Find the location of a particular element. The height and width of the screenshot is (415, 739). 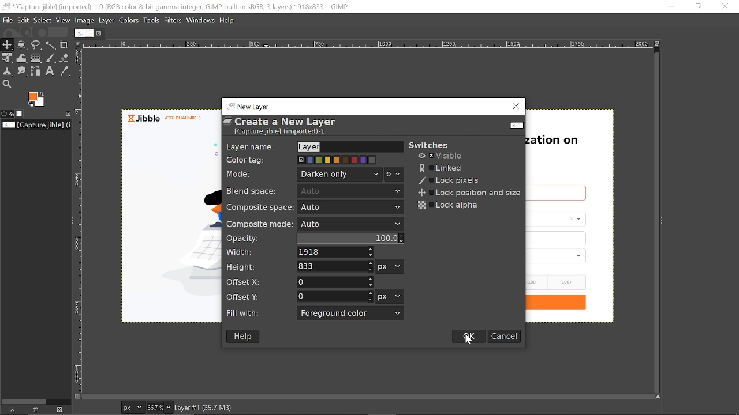

Composite space is located at coordinates (352, 207).